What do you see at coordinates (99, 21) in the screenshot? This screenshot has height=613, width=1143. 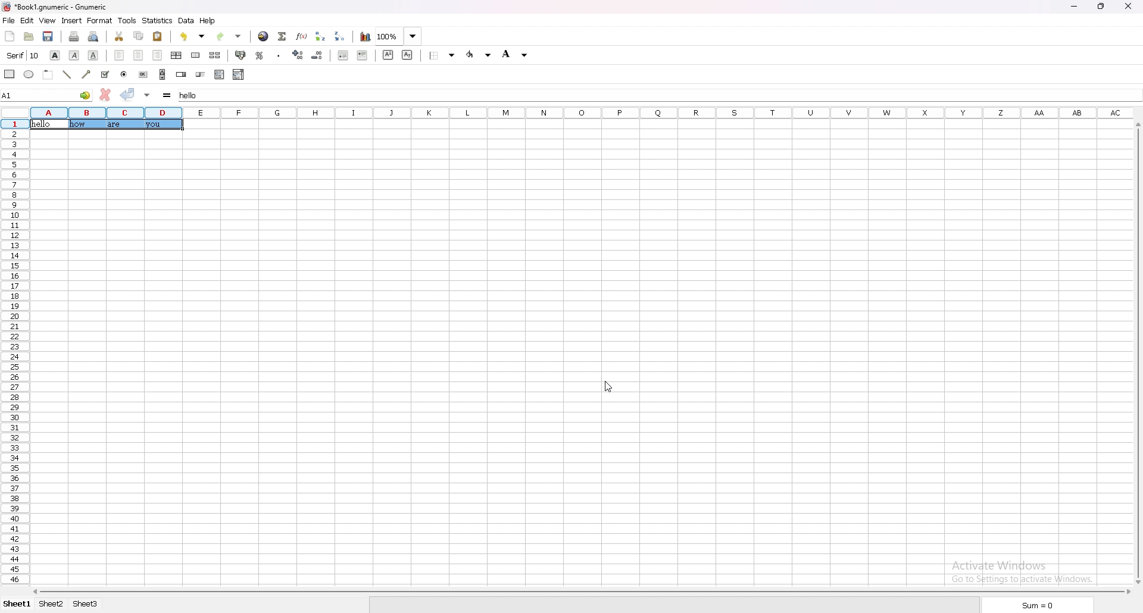 I see `format` at bounding box center [99, 21].